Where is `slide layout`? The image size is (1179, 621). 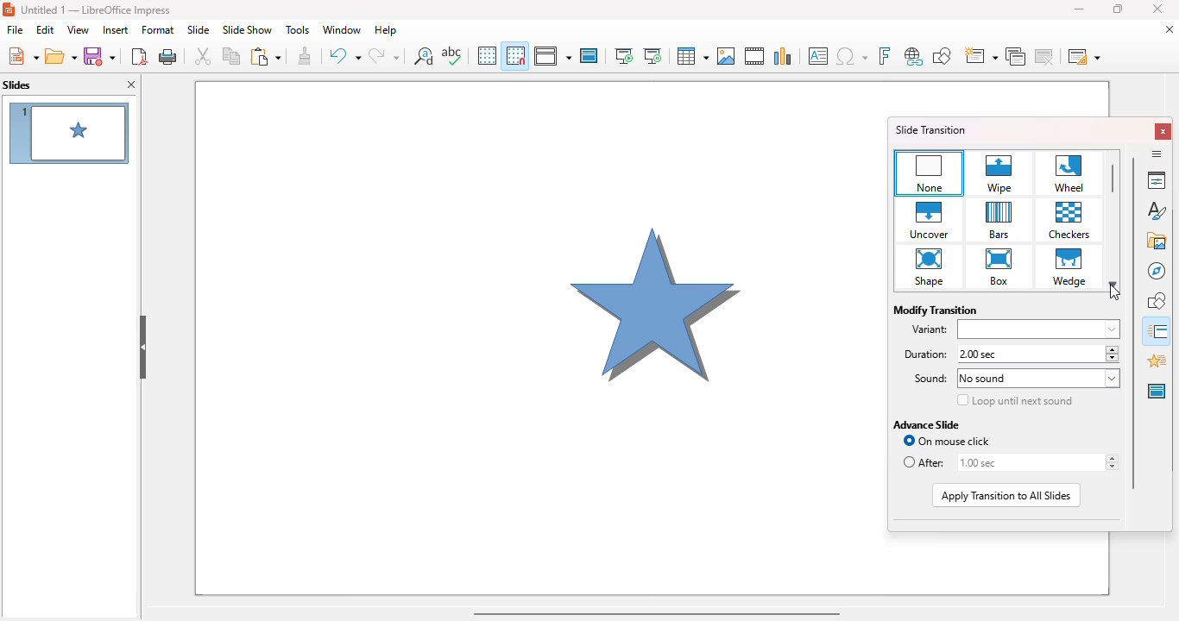
slide layout is located at coordinates (1084, 56).